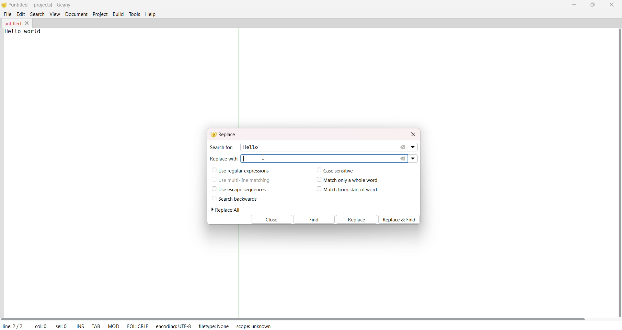  What do you see at coordinates (238, 271) in the screenshot?
I see `Separator` at bounding box center [238, 271].